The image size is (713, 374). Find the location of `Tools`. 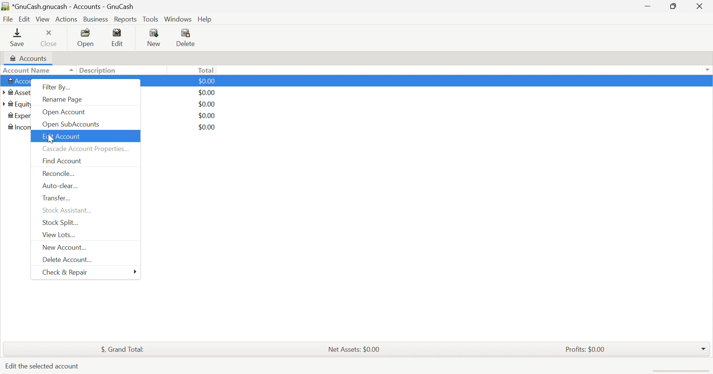

Tools is located at coordinates (150, 20).